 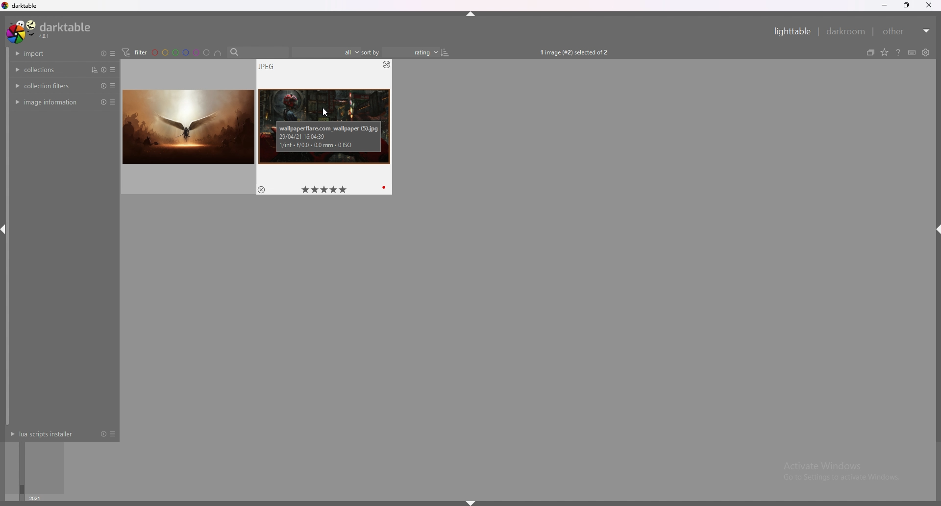 I want to click on image information, so click(x=50, y=102).